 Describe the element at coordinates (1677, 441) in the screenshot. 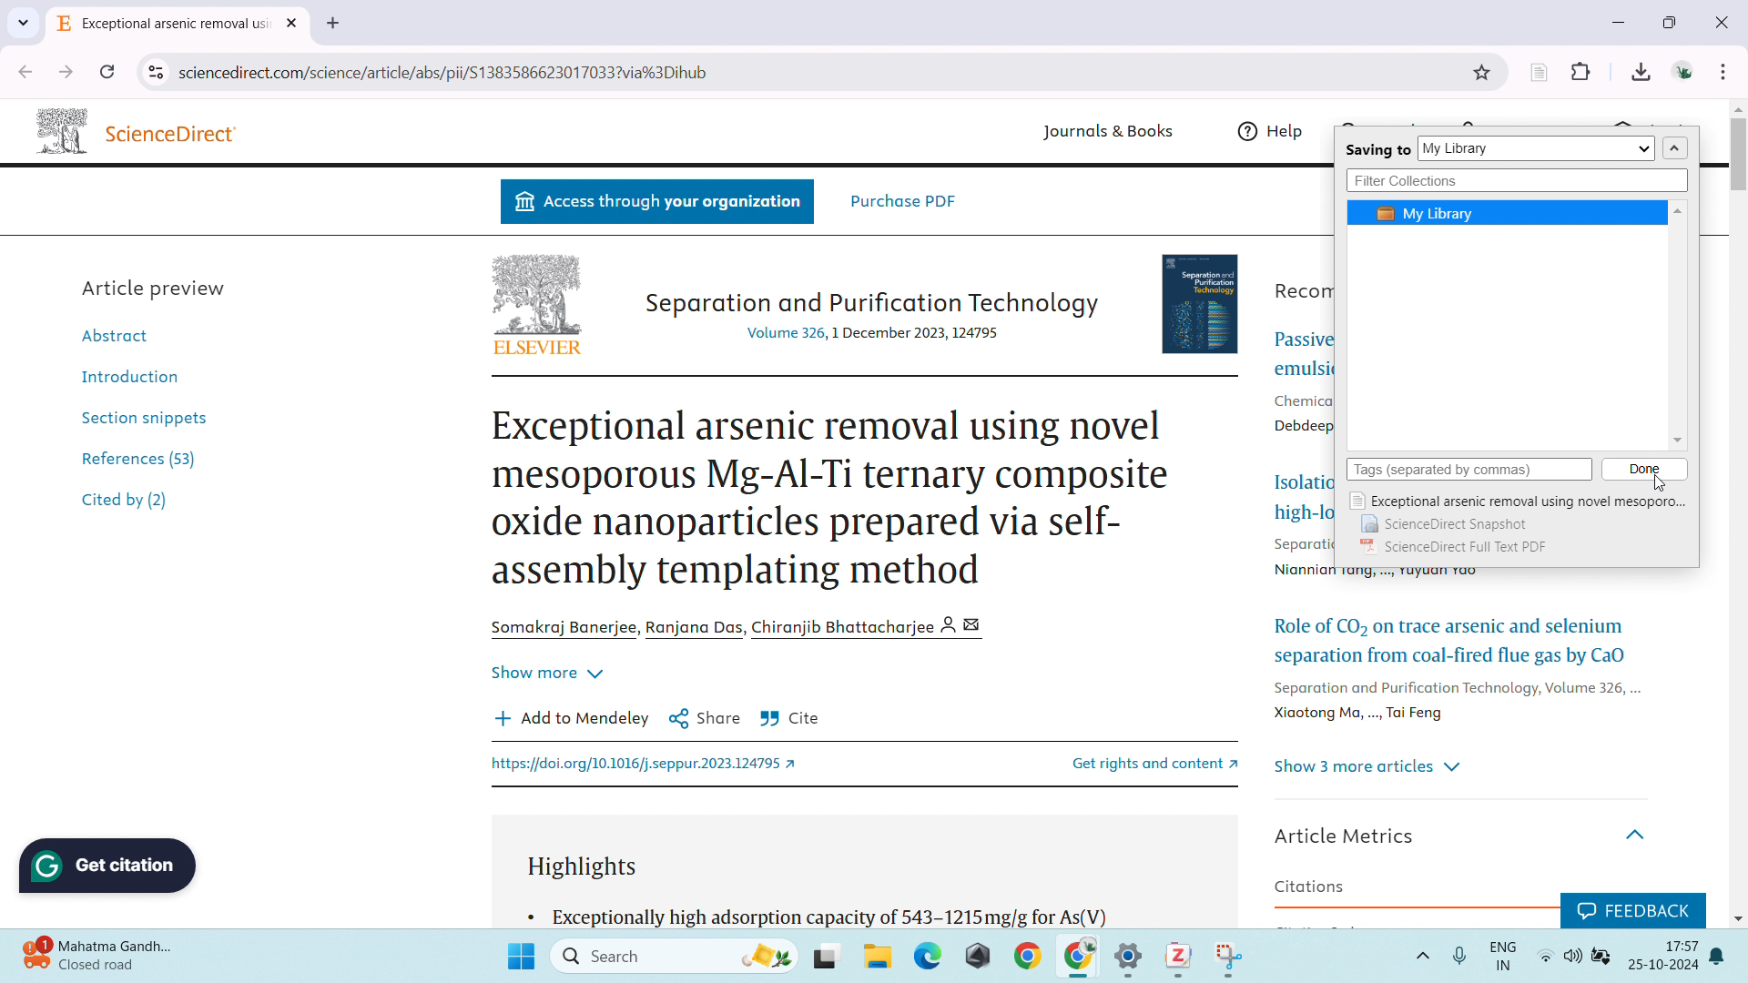

I see `scroll down` at that location.